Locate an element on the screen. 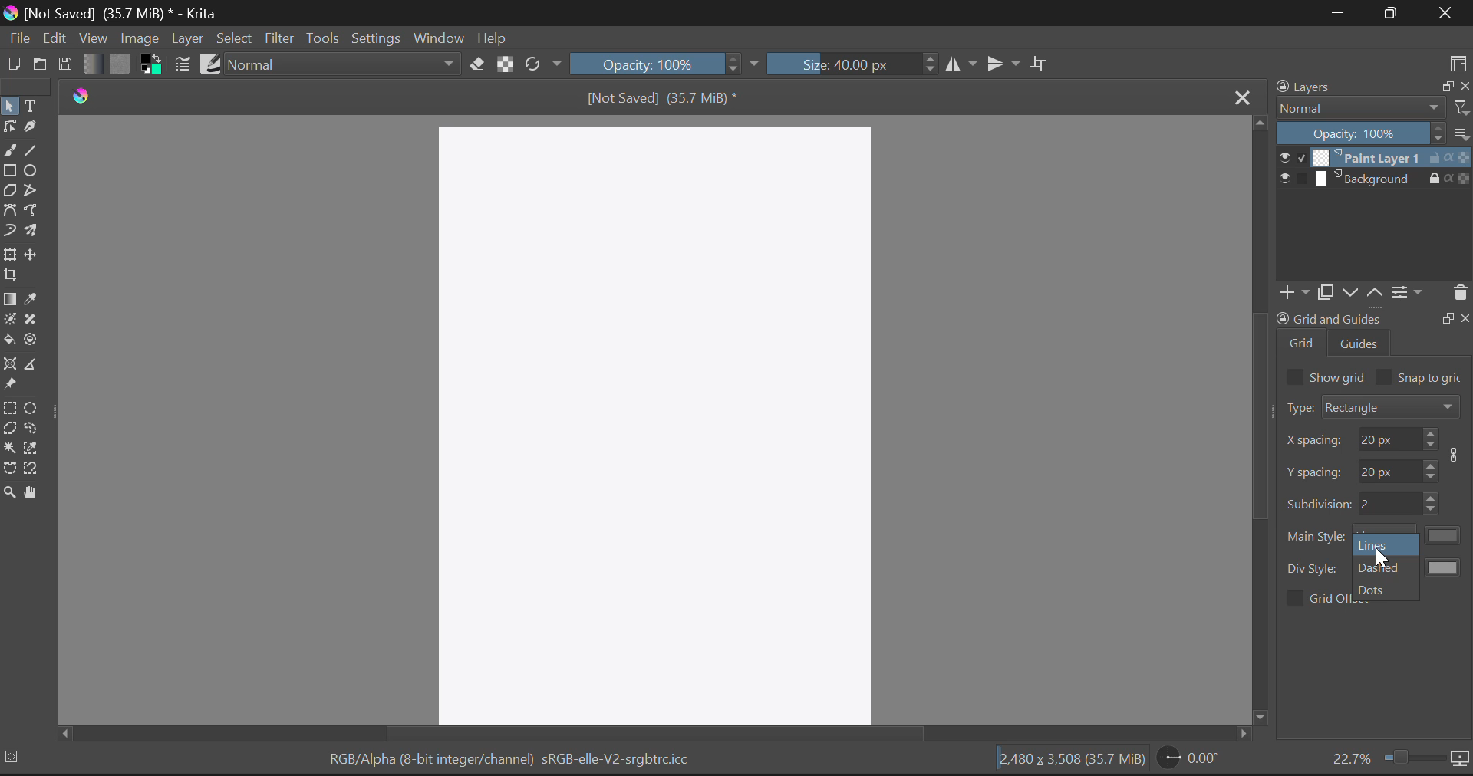 The height and width of the screenshot is (776, 1473). Open is located at coordinates (40, 66).